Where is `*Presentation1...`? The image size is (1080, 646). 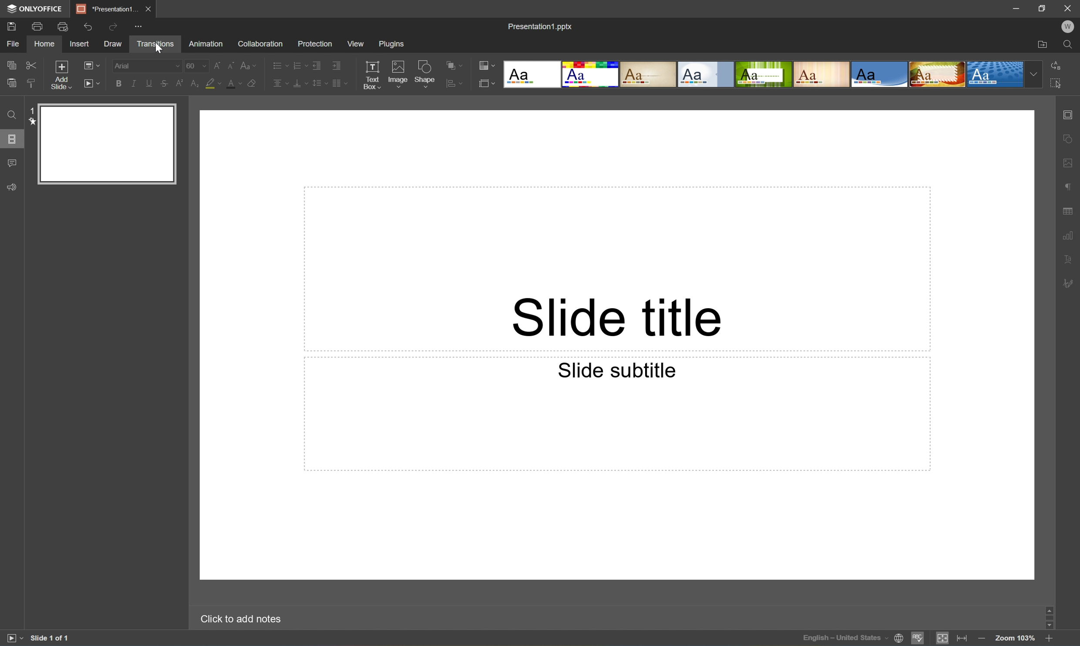
*Presentation1... is located at coordinates (106, 10).